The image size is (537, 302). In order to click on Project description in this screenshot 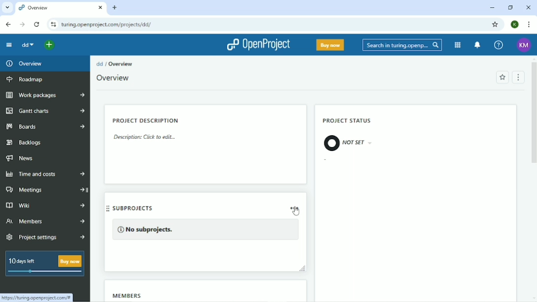, I will do `click(147, 120)`.